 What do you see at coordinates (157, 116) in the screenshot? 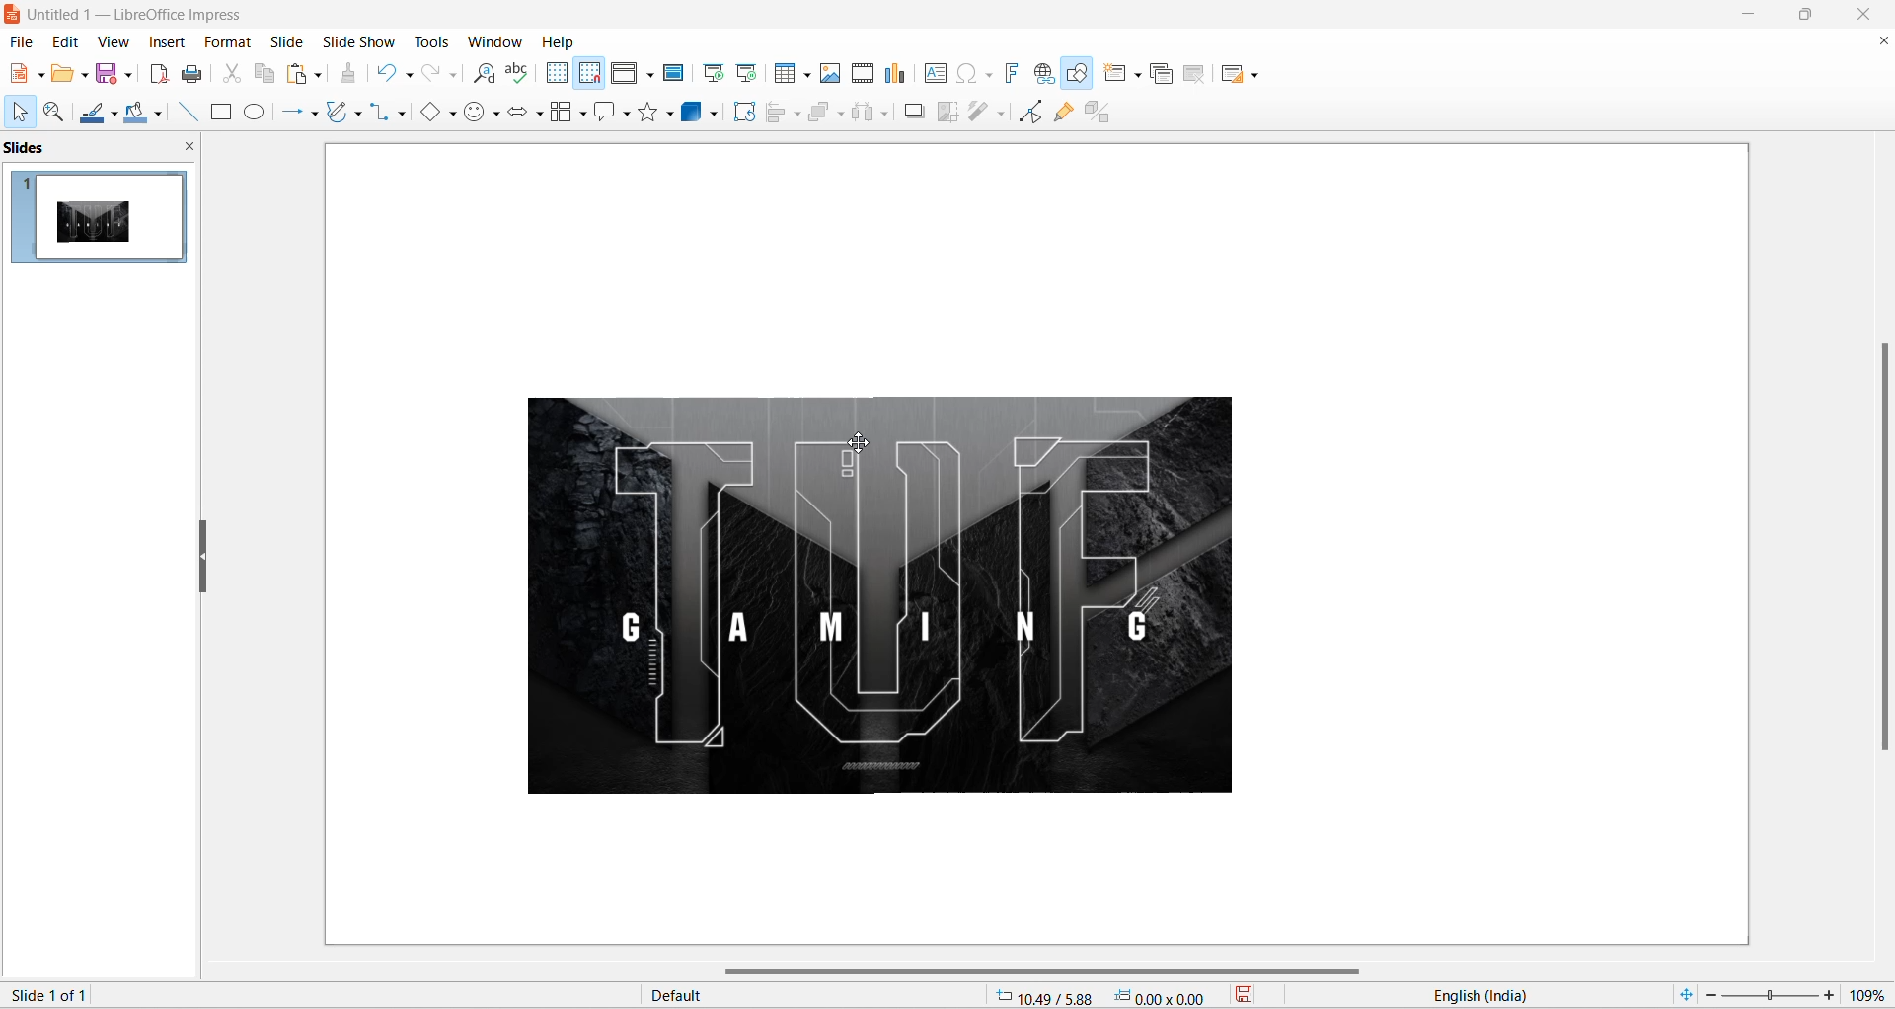
I see `fill color options` at bounding box center [157, 116].